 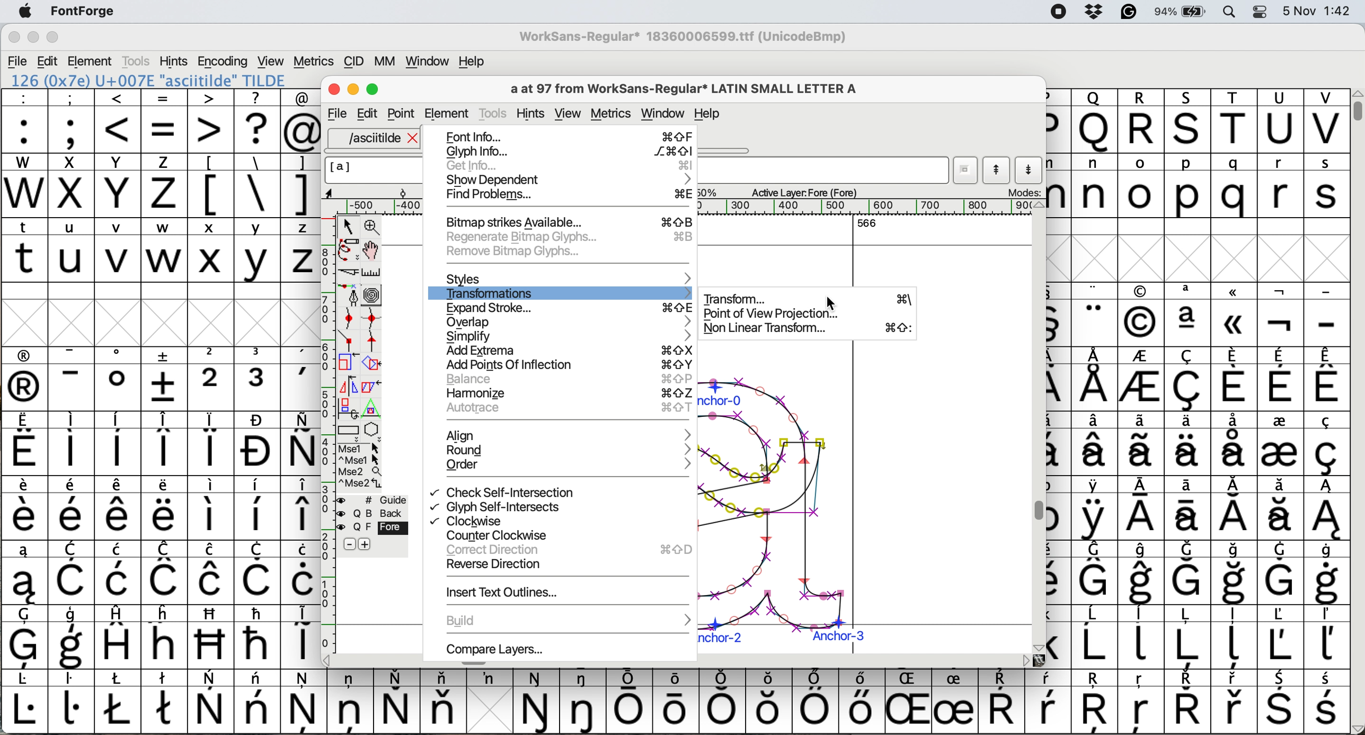 I want to click on scale selection, so click(x=349, y=362).